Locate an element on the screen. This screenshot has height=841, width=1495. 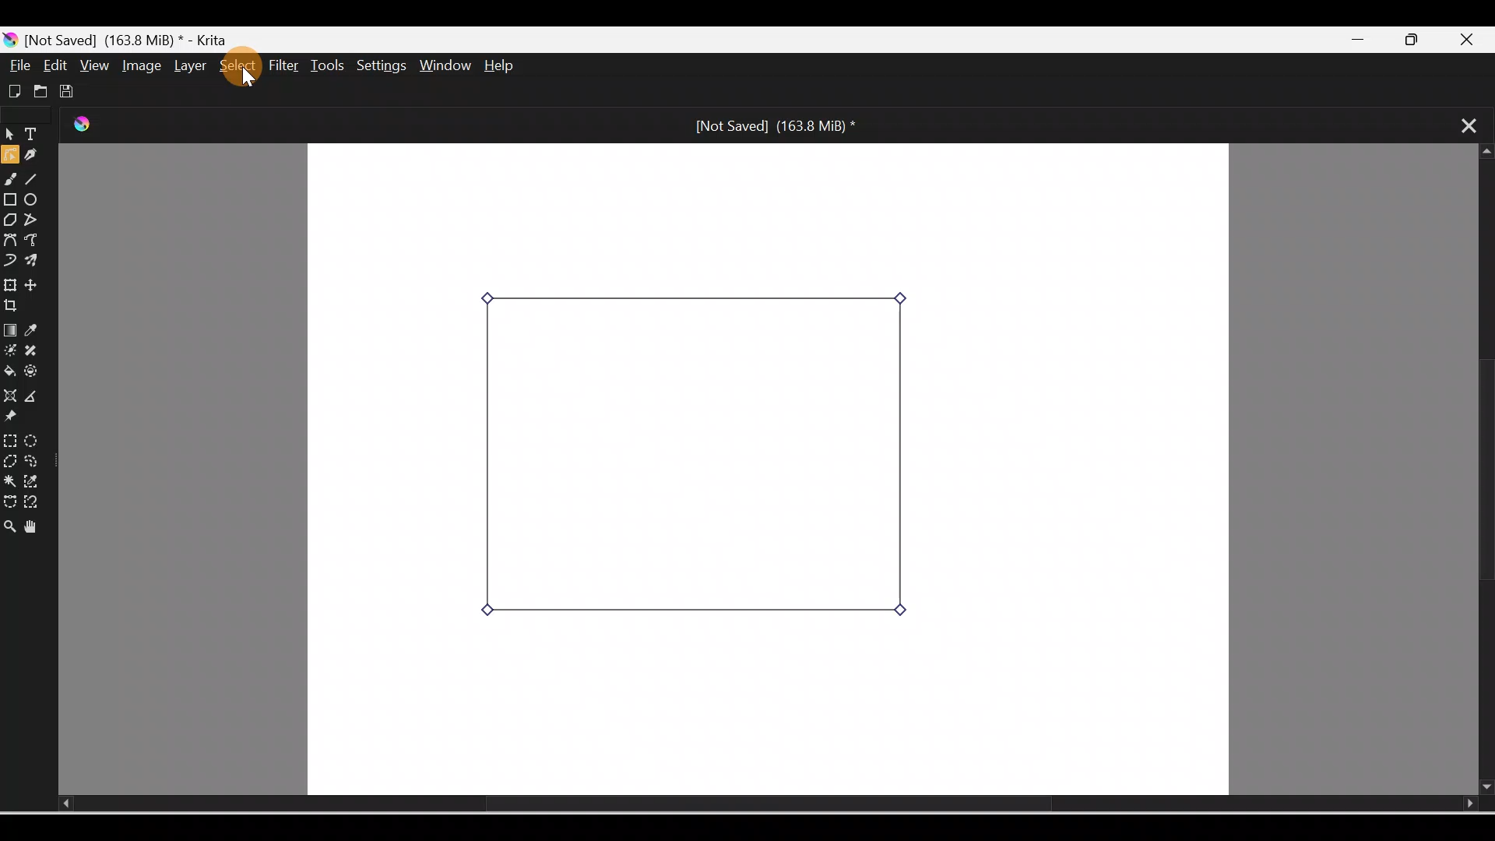
Create new document is located at coordinates (12, 90).